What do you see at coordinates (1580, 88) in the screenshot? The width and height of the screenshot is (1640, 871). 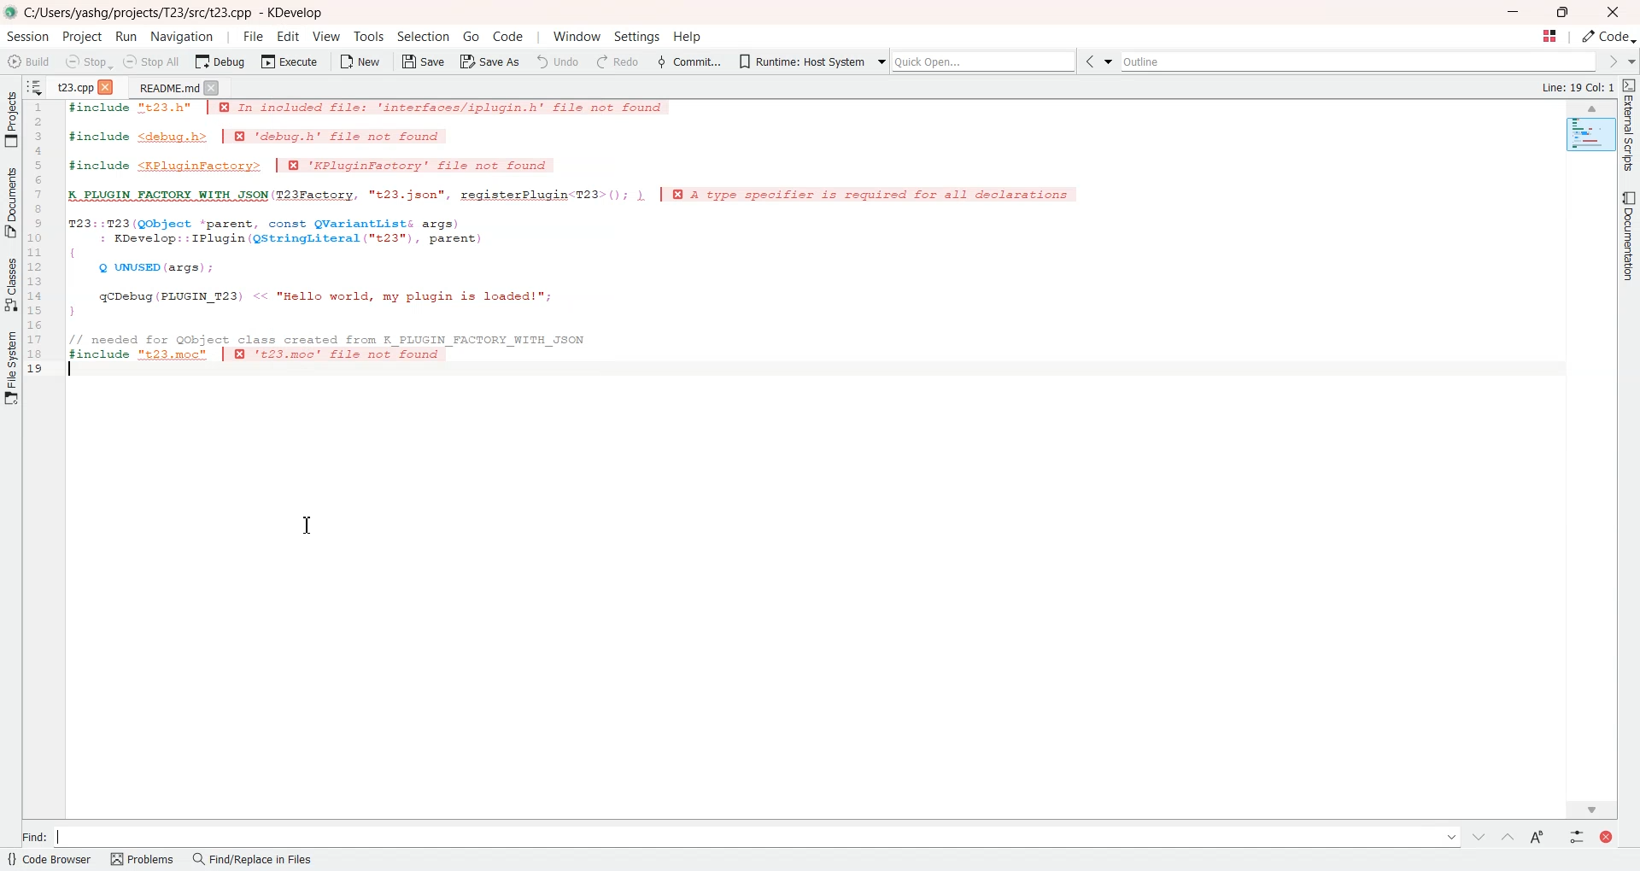 I see `Line: 19 Col 1` at bounding box center [1580, 88].